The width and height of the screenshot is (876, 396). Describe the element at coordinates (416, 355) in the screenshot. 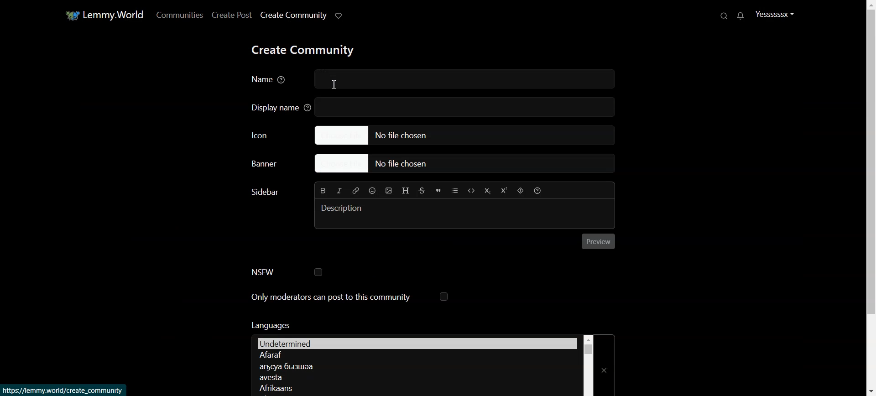

I see `Language` at that location.